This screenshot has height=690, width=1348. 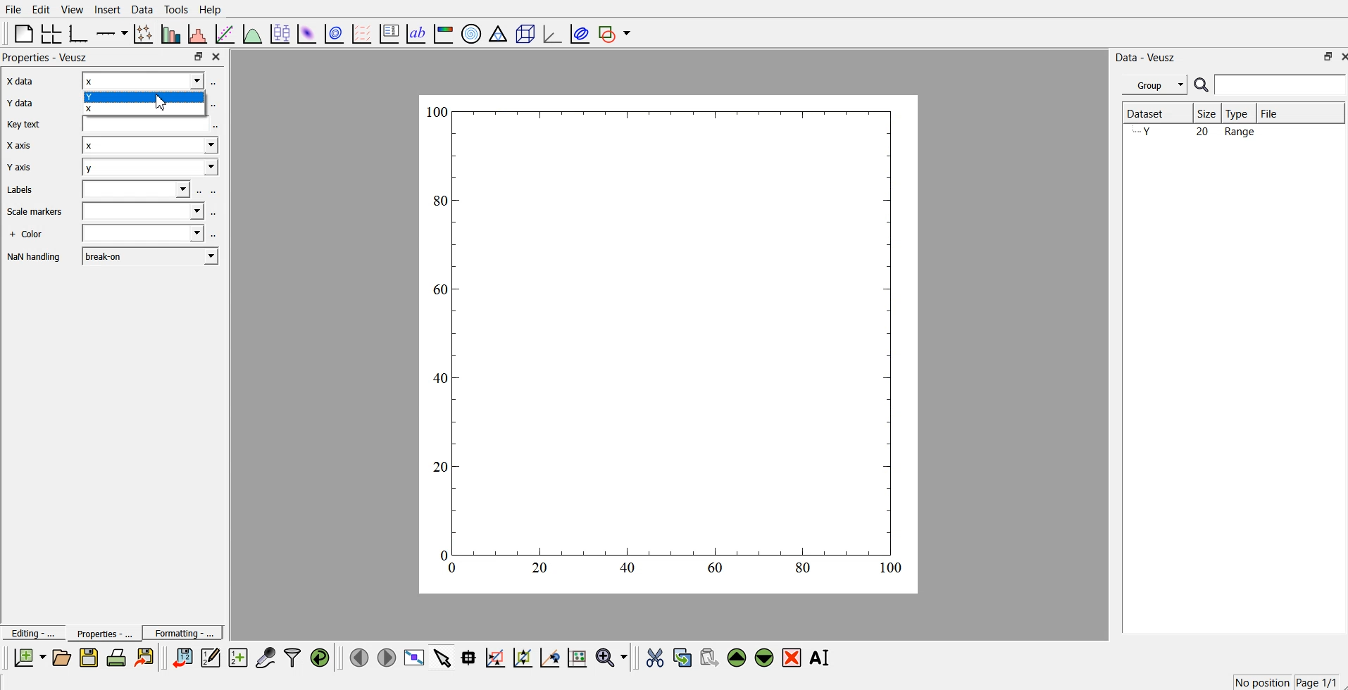 What do you see at coordinates (208, 658) in the screenshot?
I see `Edit and enter new dataset` at bounding box center [208, 658].